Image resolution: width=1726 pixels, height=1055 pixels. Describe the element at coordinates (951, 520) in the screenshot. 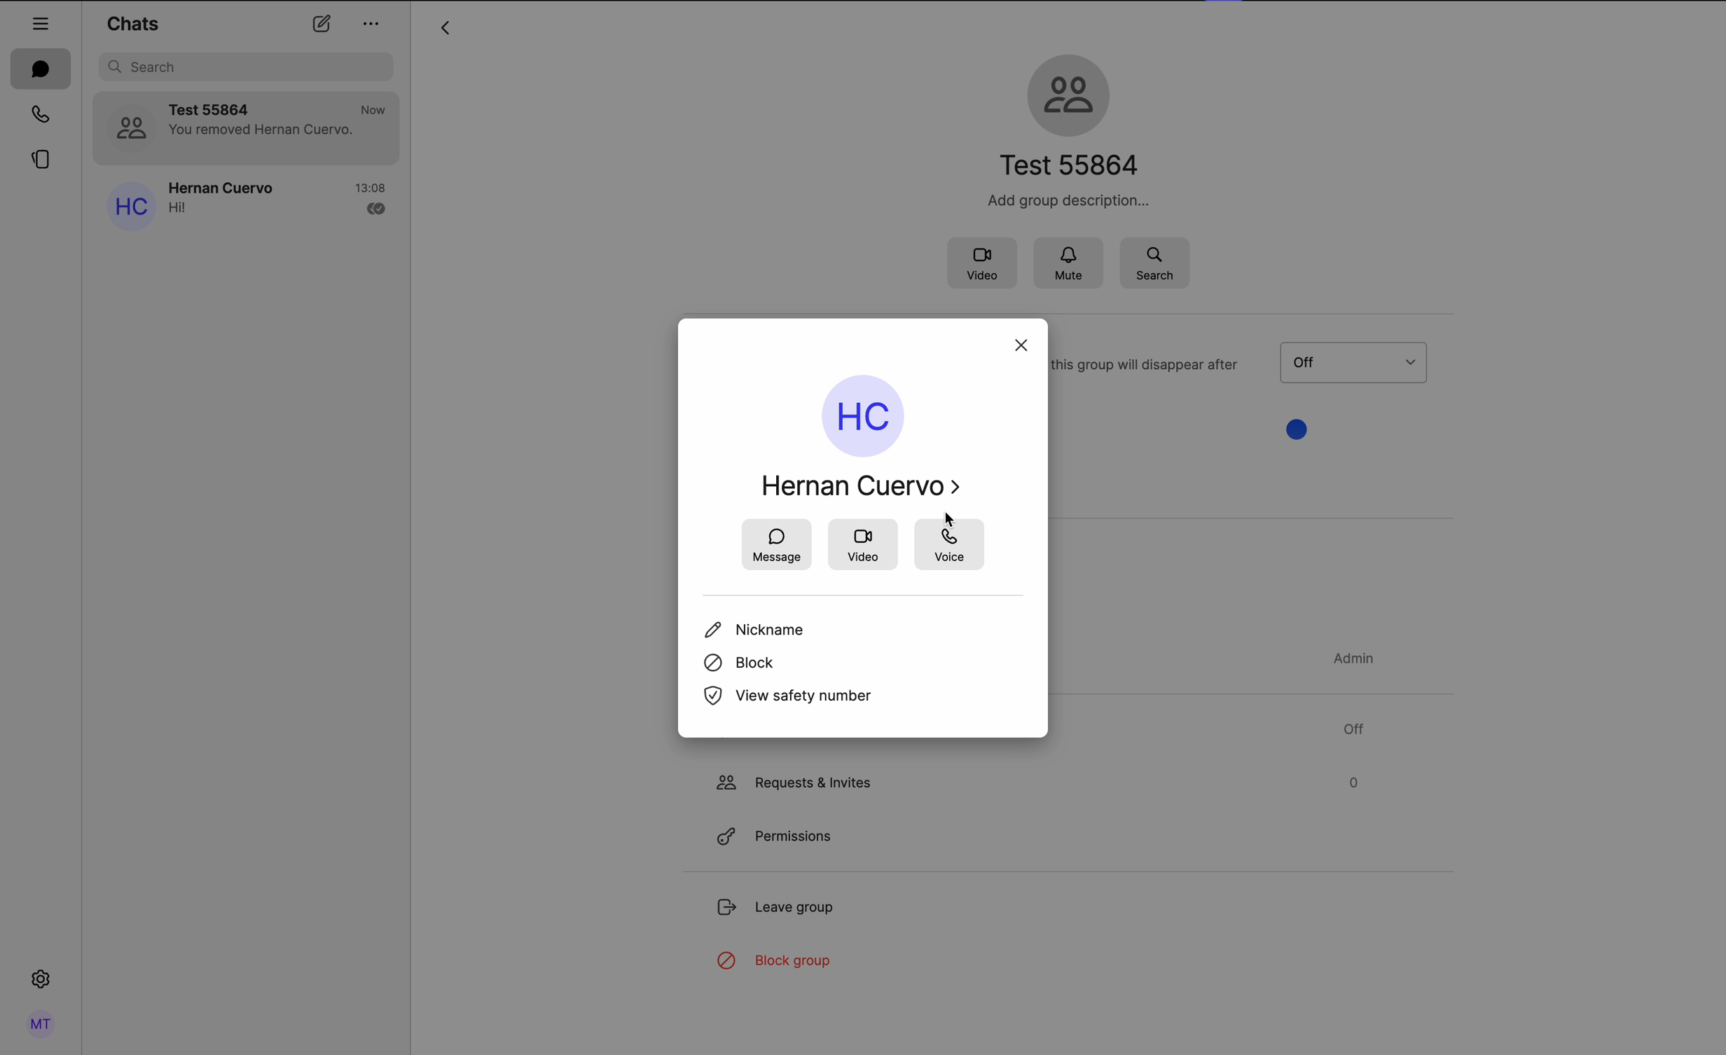

I see `cursor` at that location.